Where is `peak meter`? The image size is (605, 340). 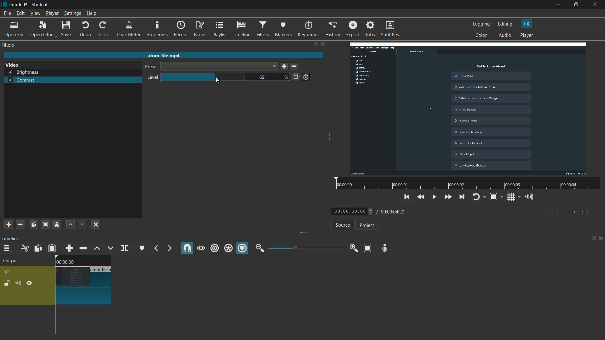 peak meter is located at coordinates (129, 29).